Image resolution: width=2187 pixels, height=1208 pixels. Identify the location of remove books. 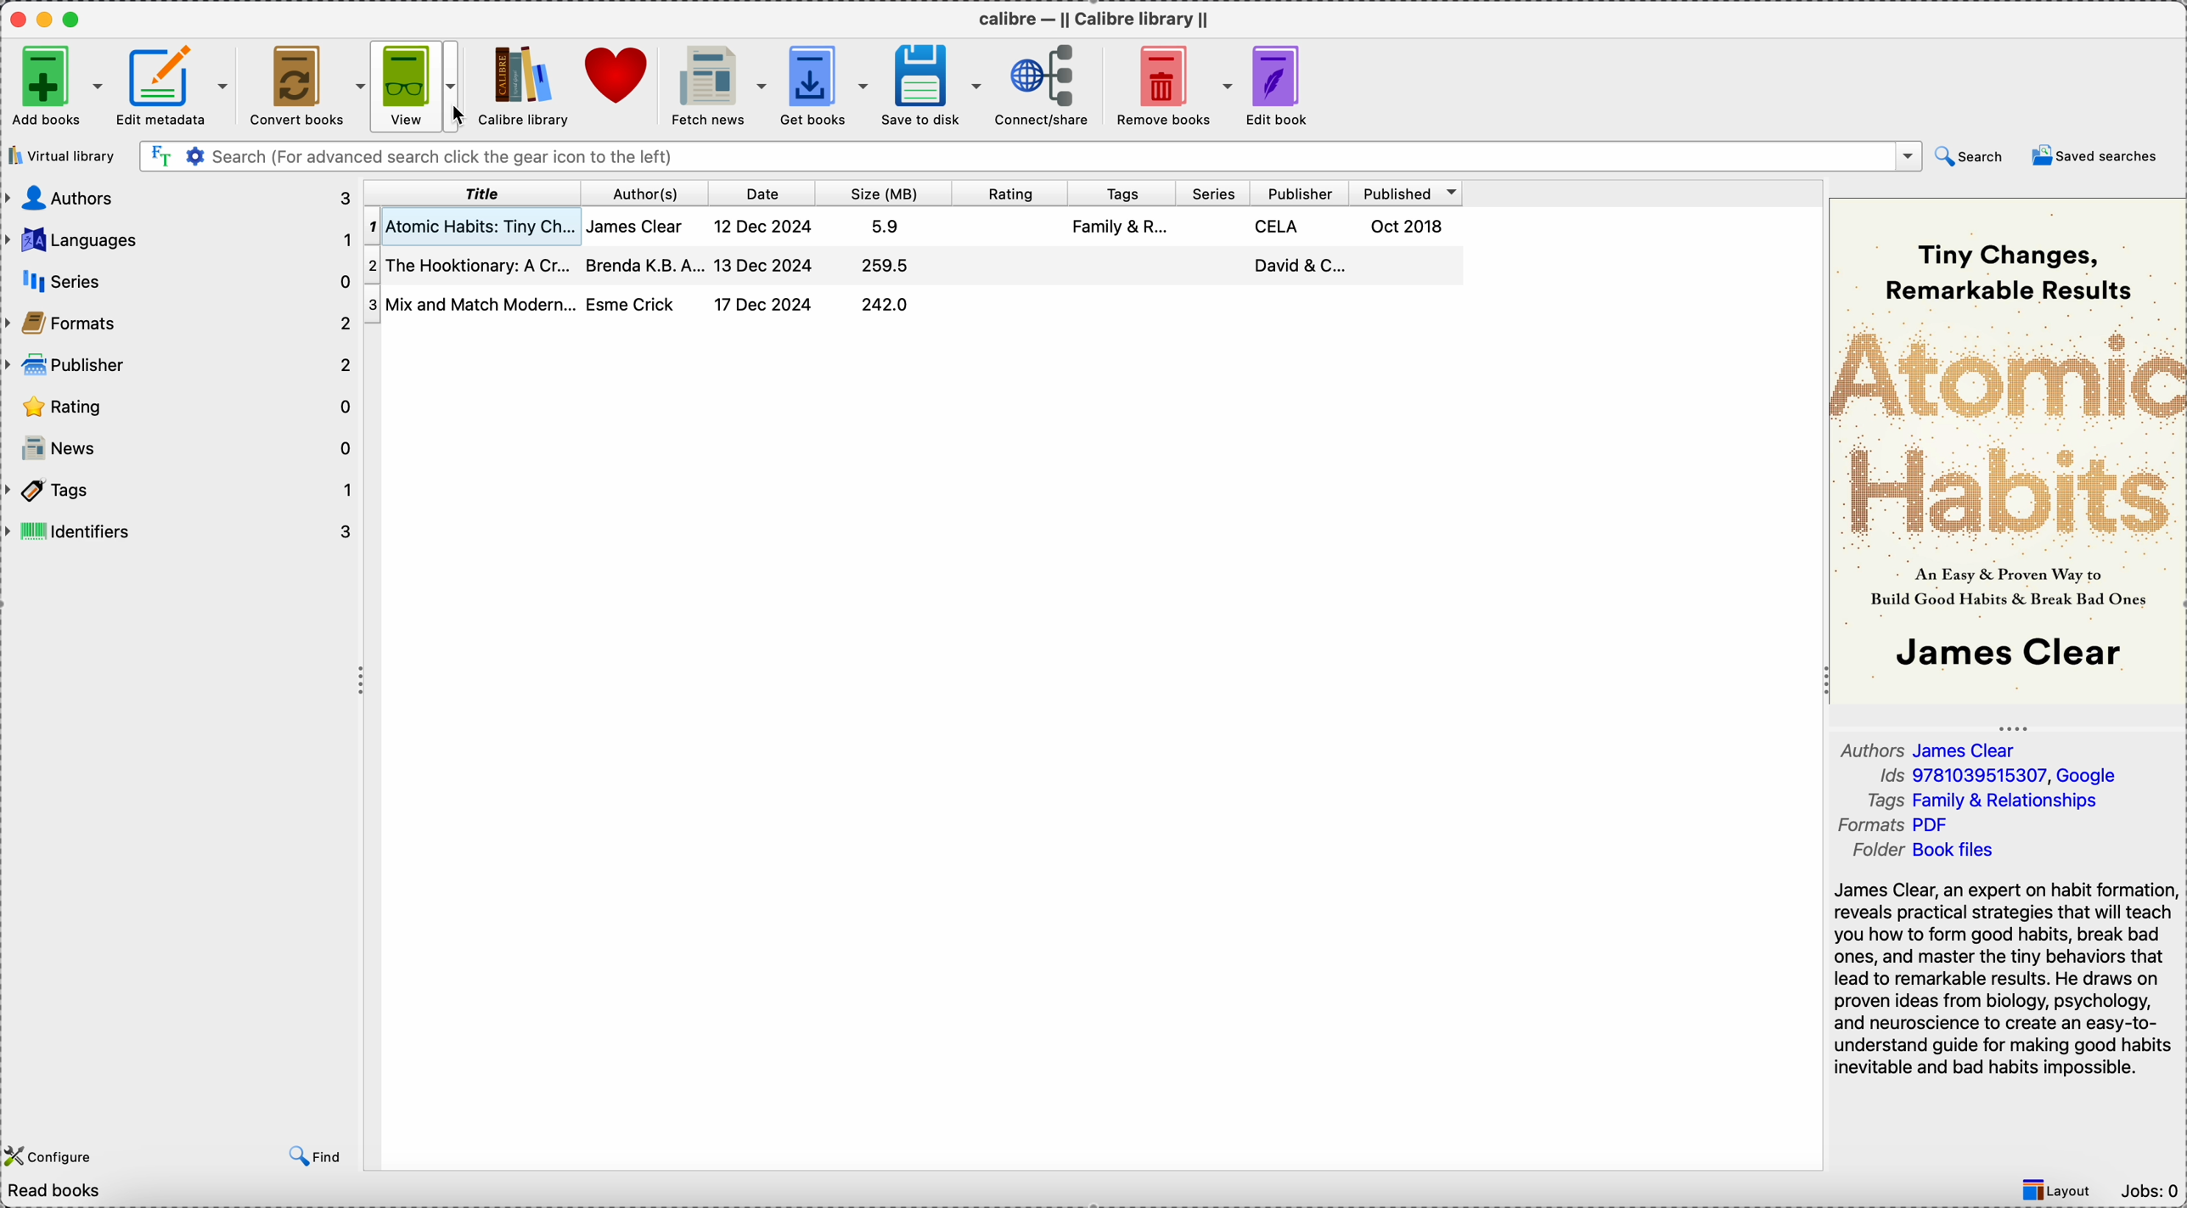
(1168, 86).